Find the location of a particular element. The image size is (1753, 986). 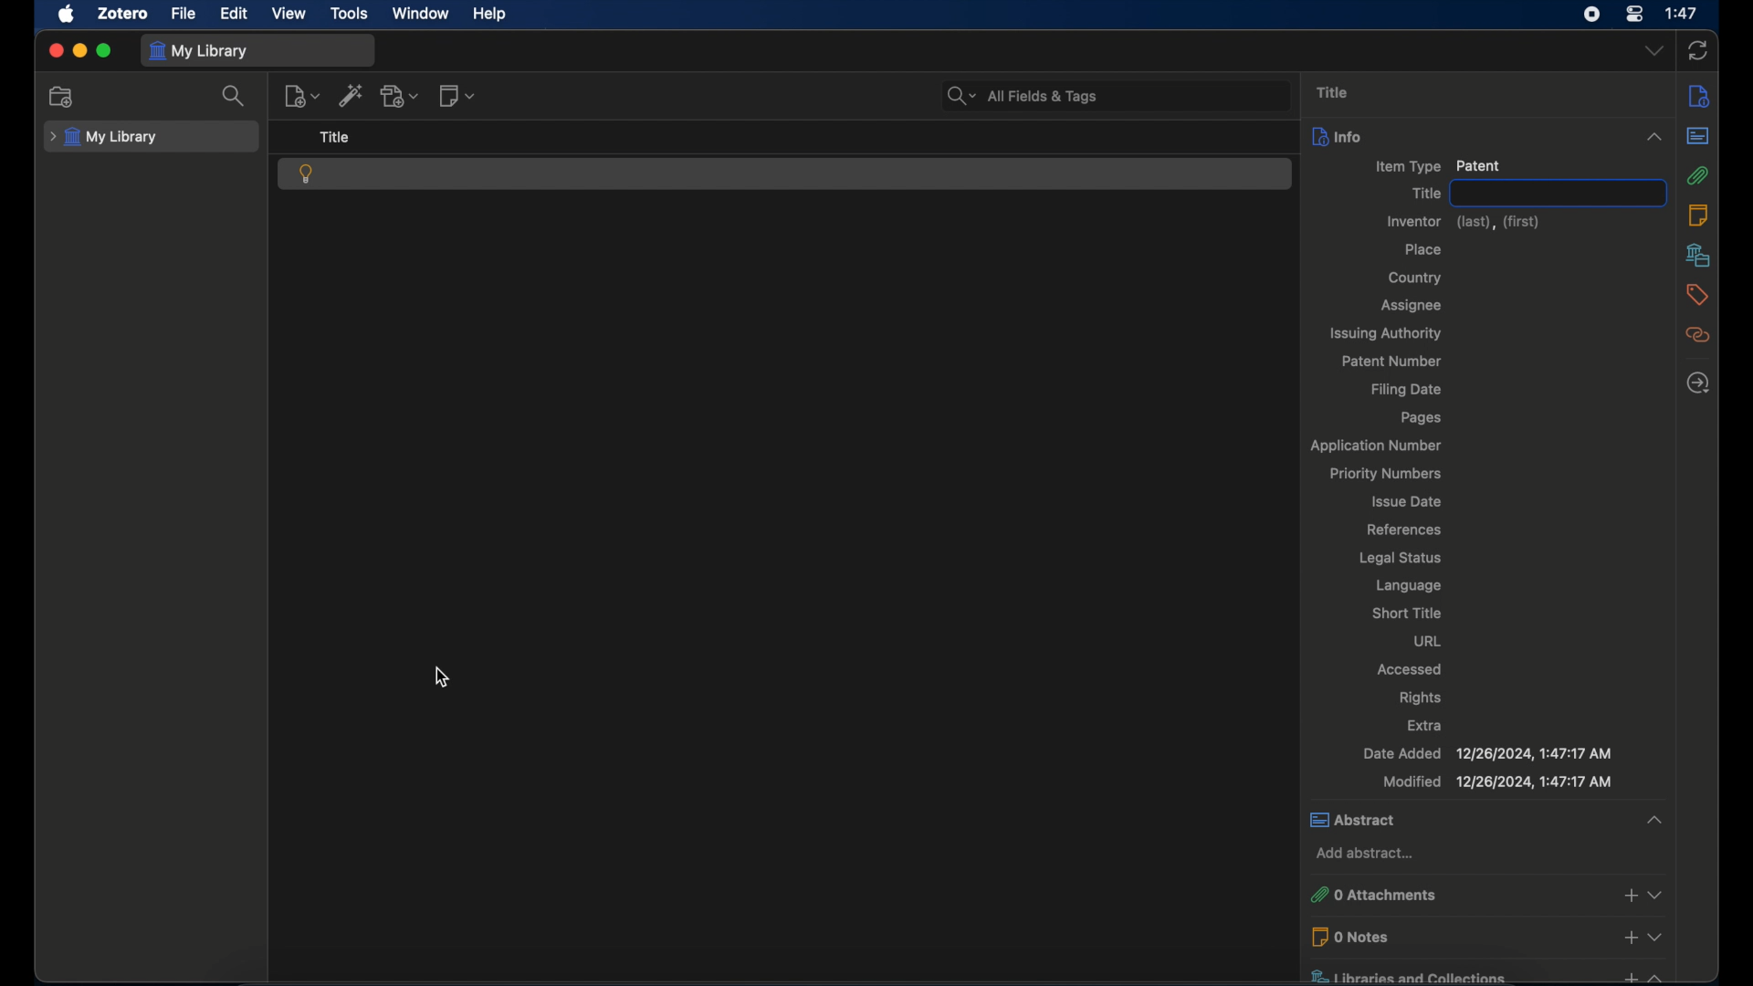

filing date is located at coordinates (1407, 391).